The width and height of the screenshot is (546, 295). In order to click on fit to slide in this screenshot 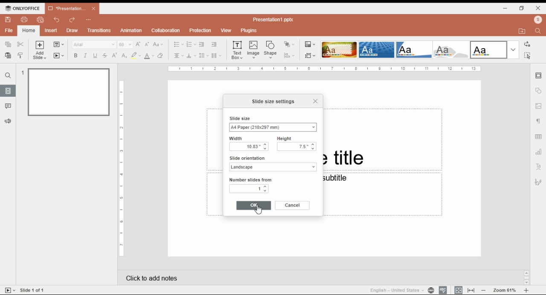, I will do `click(459, 290)`.